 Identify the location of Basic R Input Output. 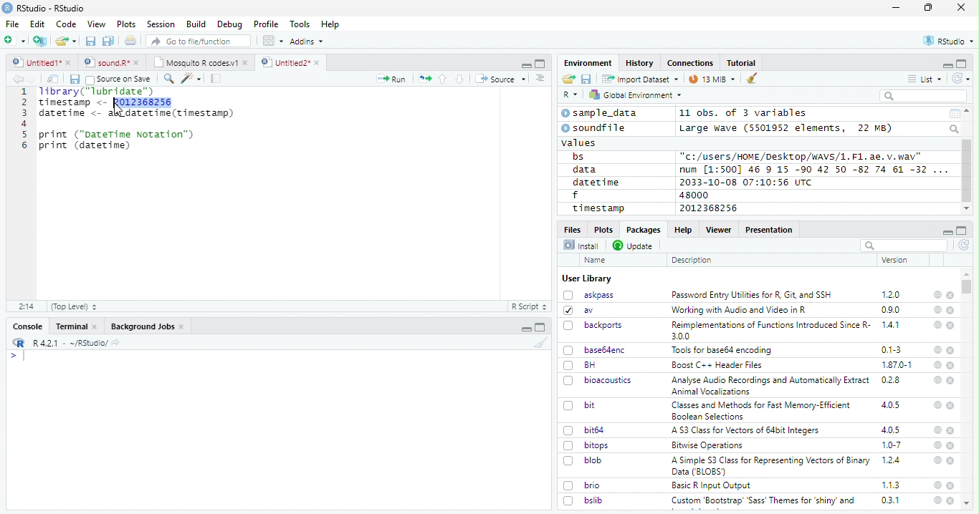
(713, 485).